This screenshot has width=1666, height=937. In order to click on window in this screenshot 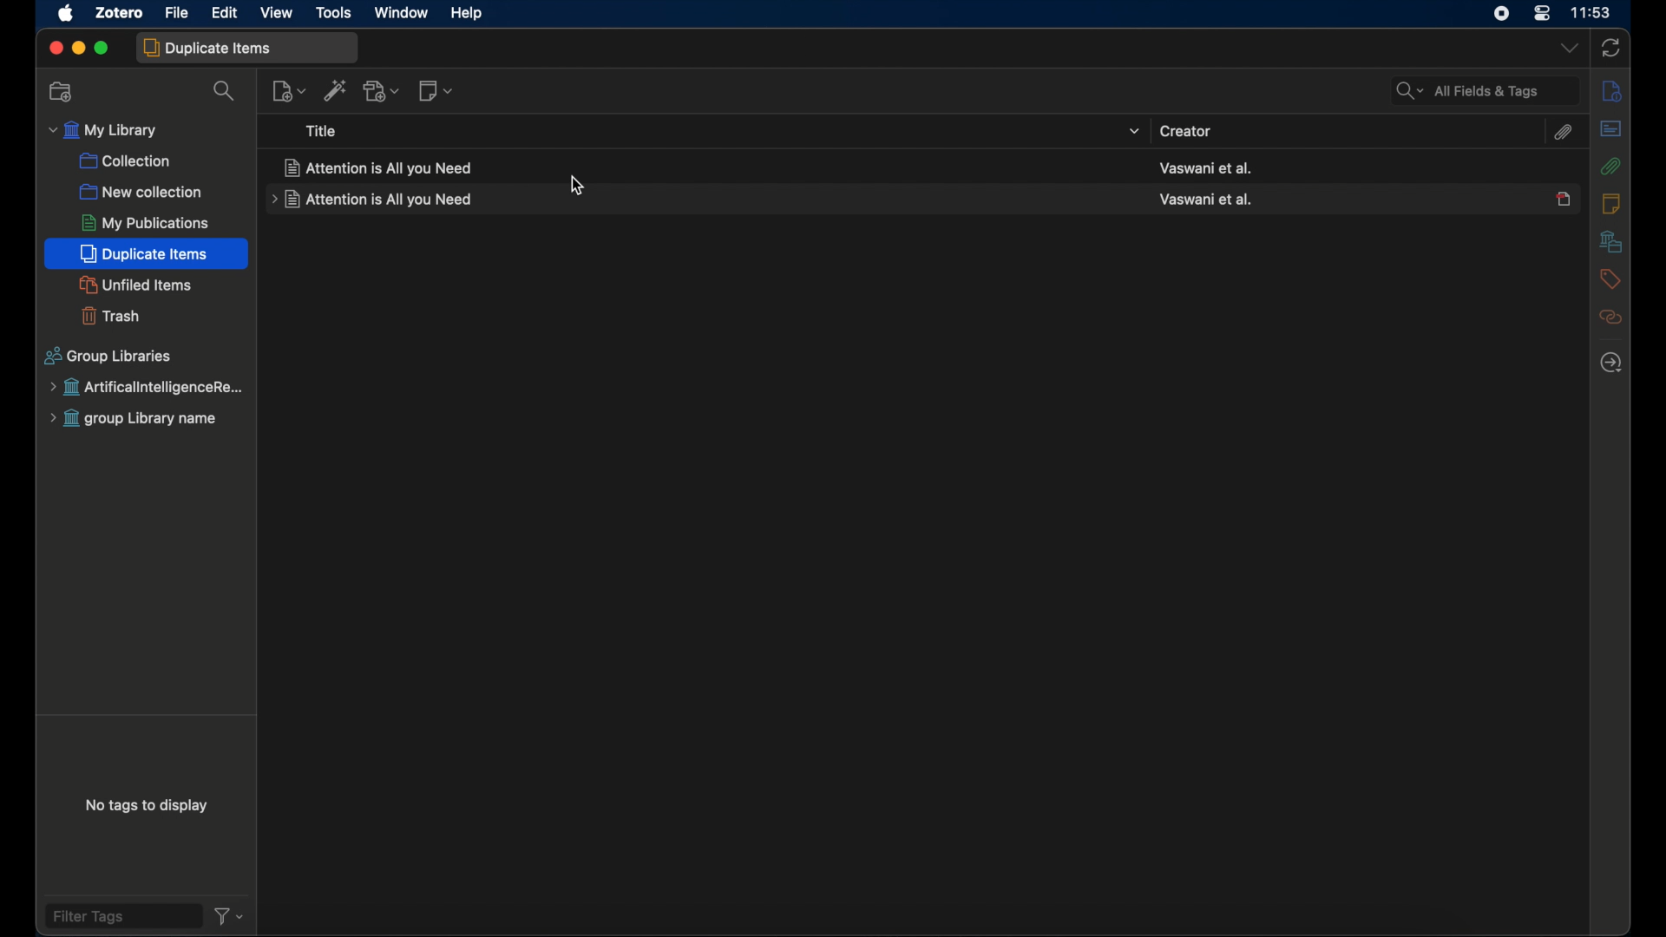, I will do `click(402, 13)`.